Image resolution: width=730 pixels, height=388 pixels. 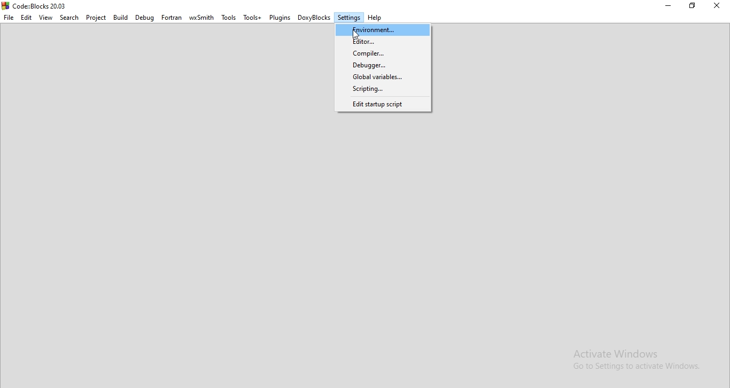 I want to click on Code :: Blocks 20.03, so click(x=36, y=5).